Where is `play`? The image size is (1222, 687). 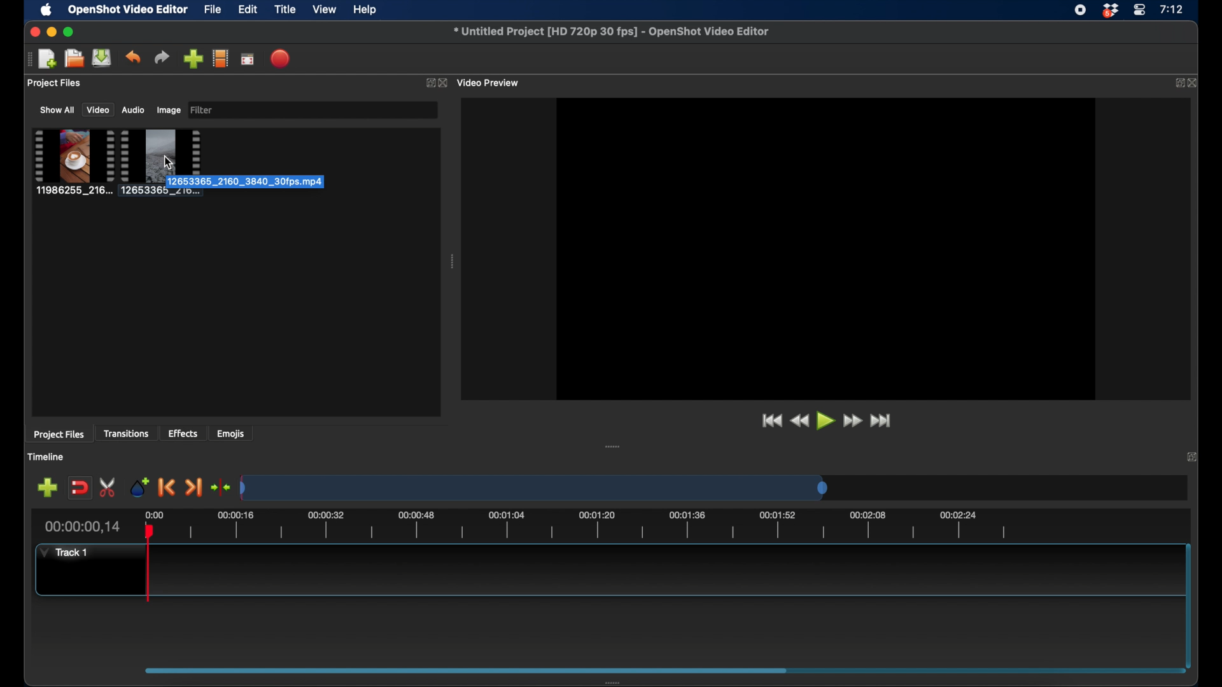 play is located at coordinates (826, 422).